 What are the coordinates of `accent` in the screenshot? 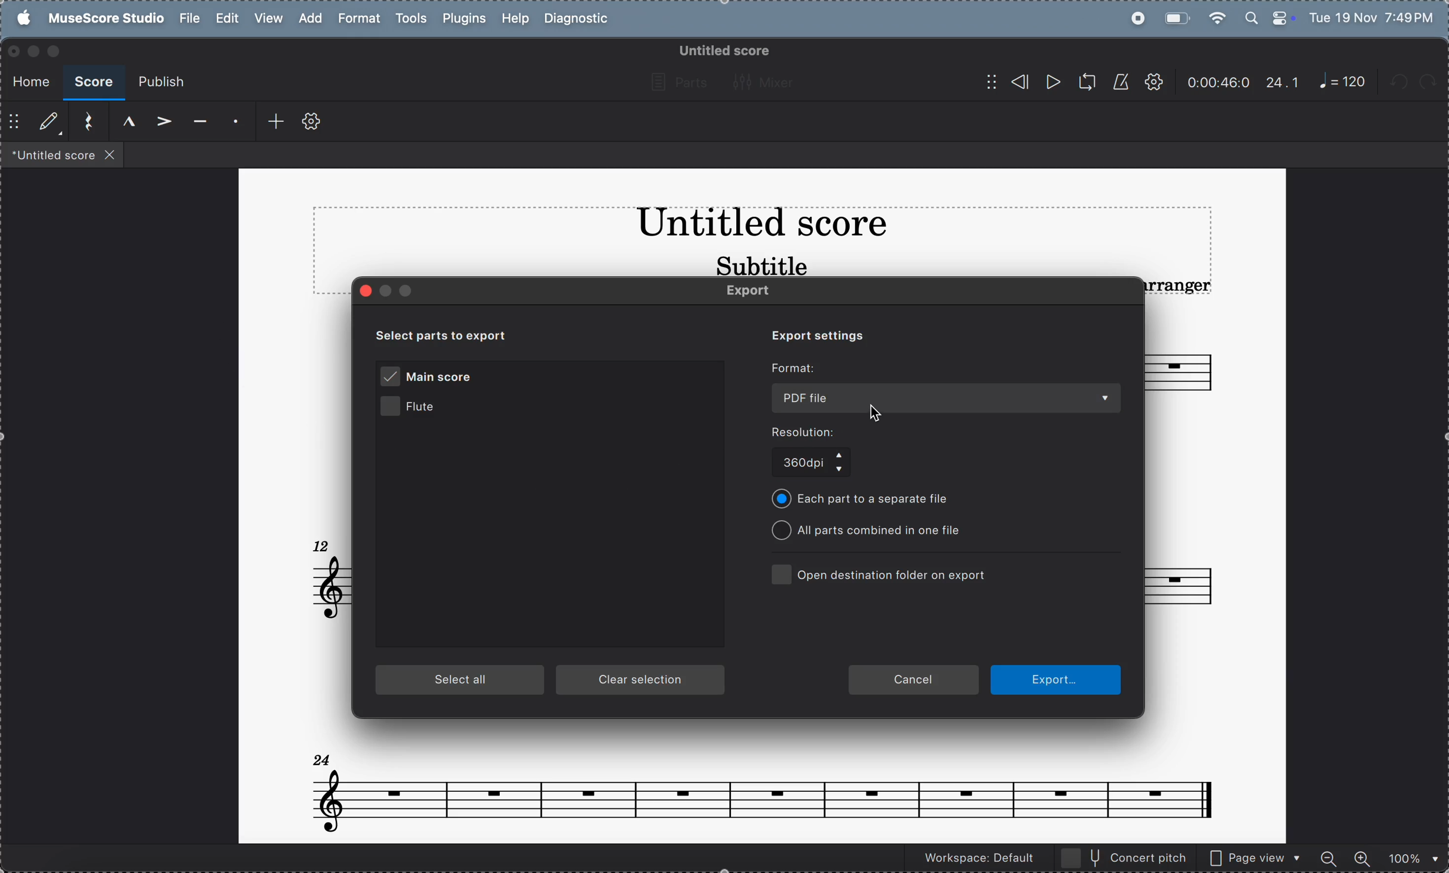 It's located at (160, 122).